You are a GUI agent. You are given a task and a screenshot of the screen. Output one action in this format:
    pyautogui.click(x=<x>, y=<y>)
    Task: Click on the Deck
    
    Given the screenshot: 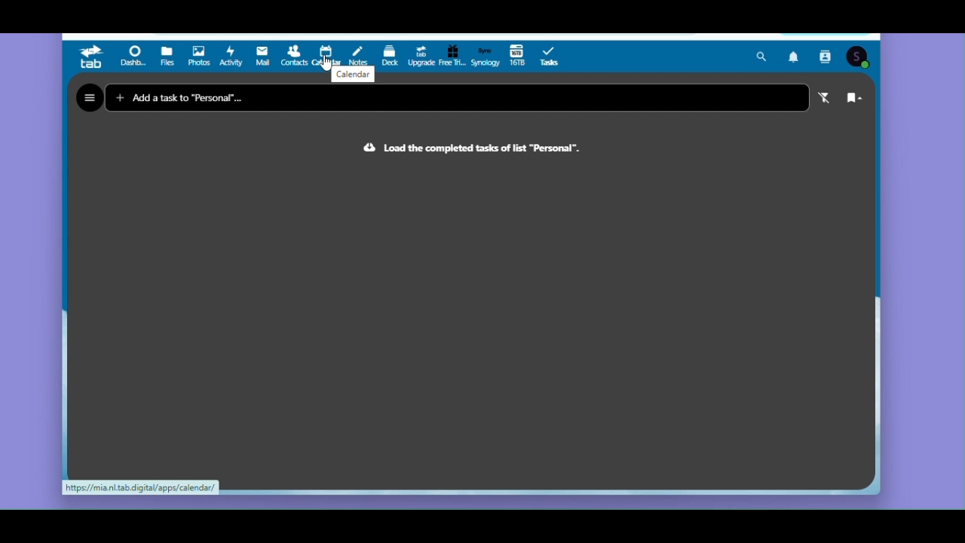 What is the action you would take?
    pyautogui.click(x=391, y=57)
    